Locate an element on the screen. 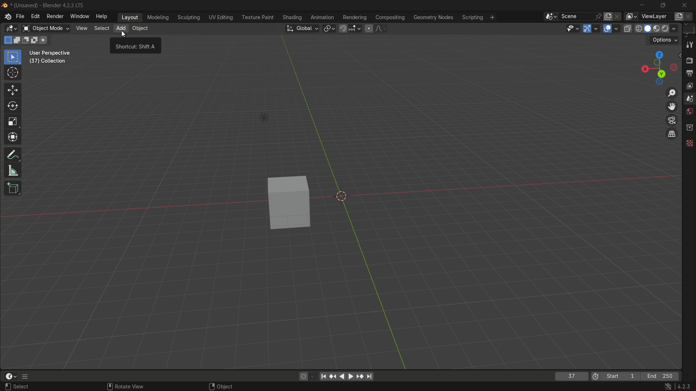  tog is located at coordinates (671, 134).